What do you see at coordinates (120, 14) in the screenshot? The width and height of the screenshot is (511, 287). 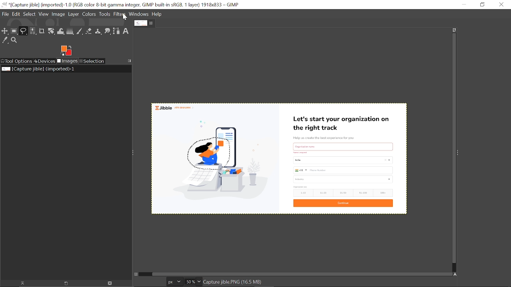 I see `Filters` at bounding box center [120, 14].